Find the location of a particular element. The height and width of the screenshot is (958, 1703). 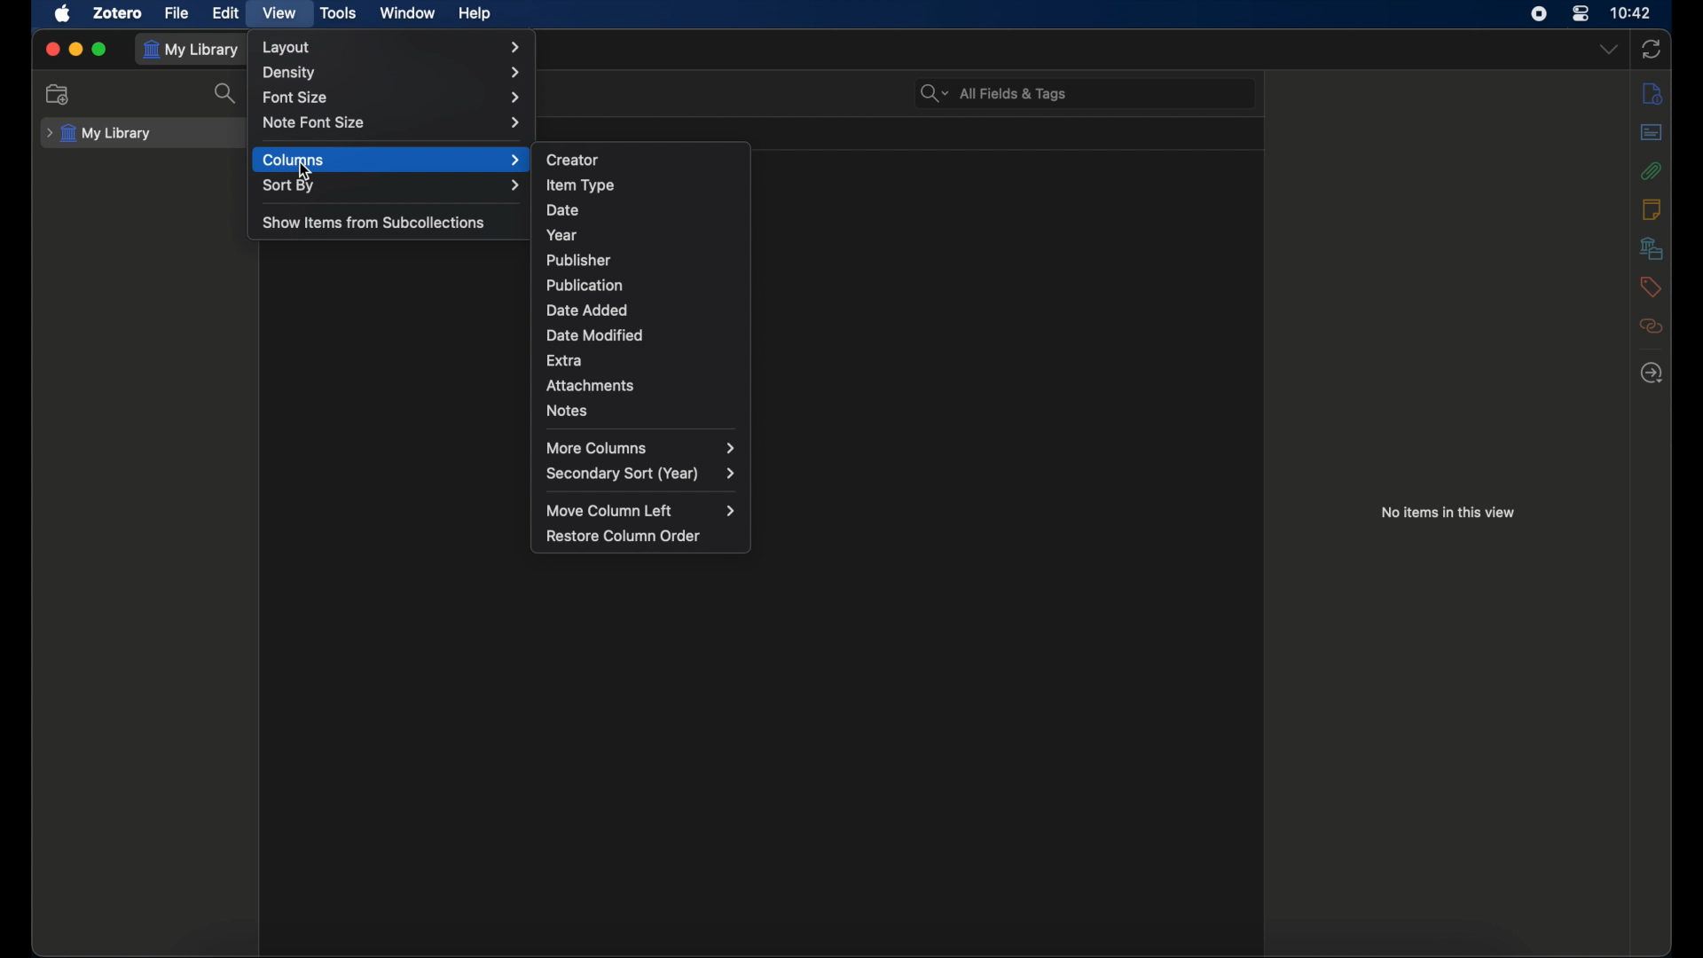

note font size is located at coordinates (392, 122).